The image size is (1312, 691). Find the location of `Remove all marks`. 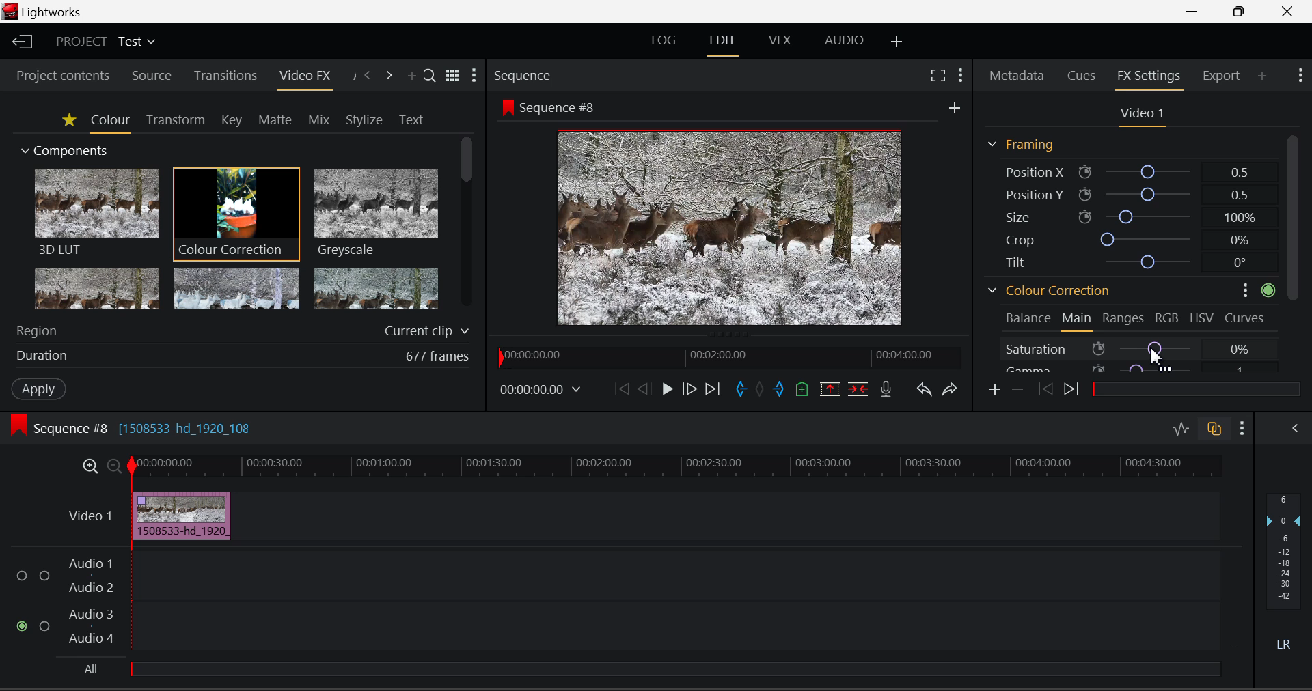

Remove all marks is located at coordinates (759, 389).